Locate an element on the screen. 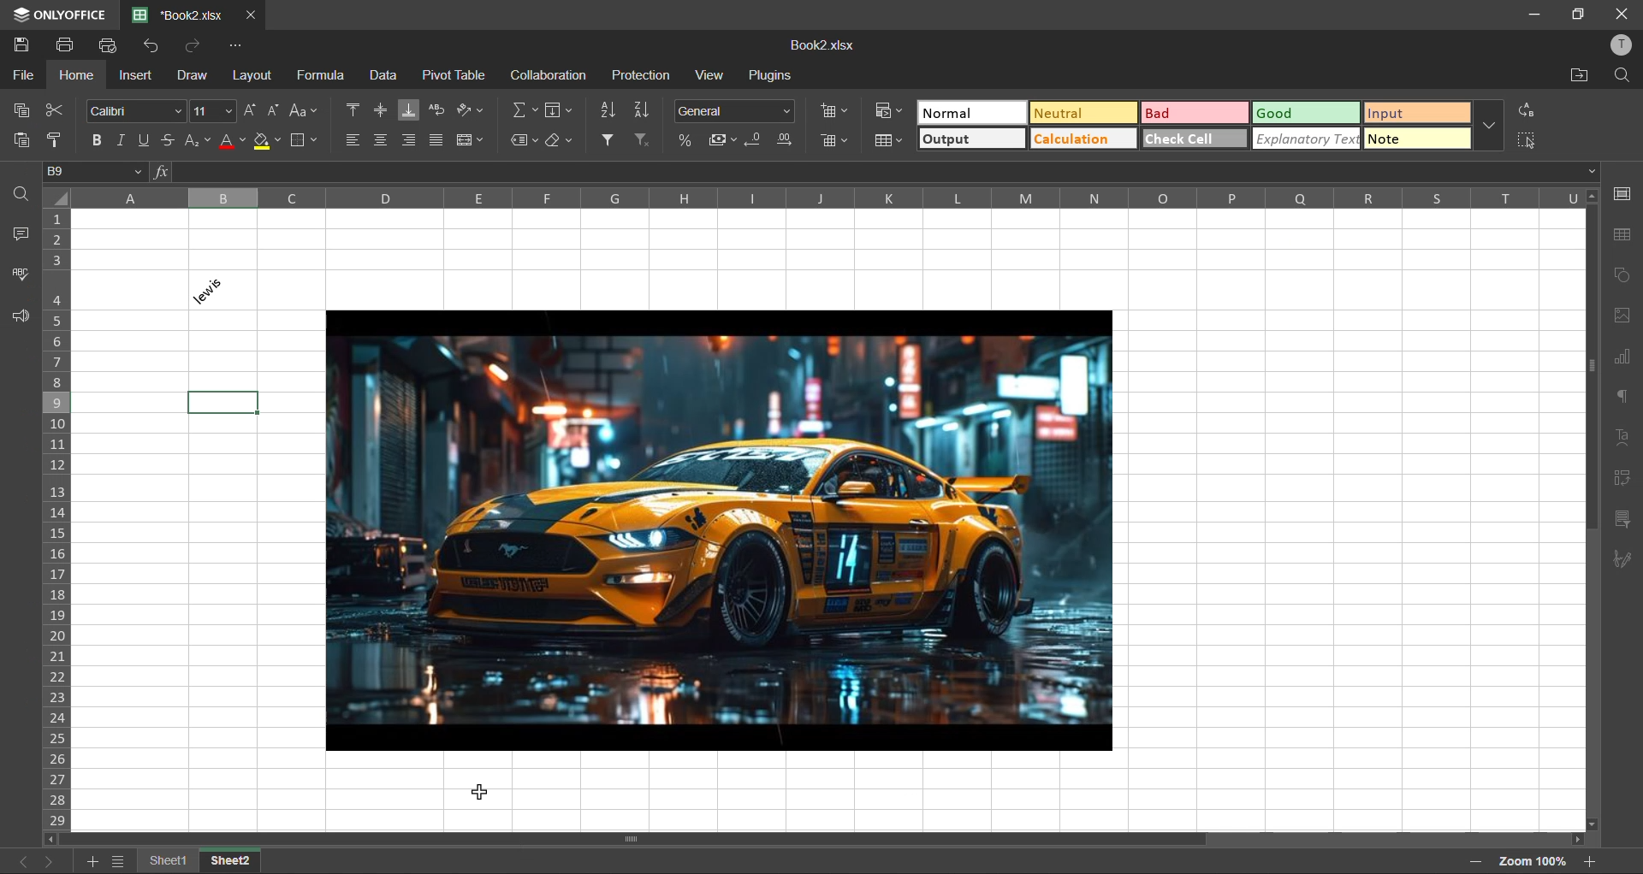 This screenshot has width=1643, height=874. slicer is located at coordinates (1624, 519).